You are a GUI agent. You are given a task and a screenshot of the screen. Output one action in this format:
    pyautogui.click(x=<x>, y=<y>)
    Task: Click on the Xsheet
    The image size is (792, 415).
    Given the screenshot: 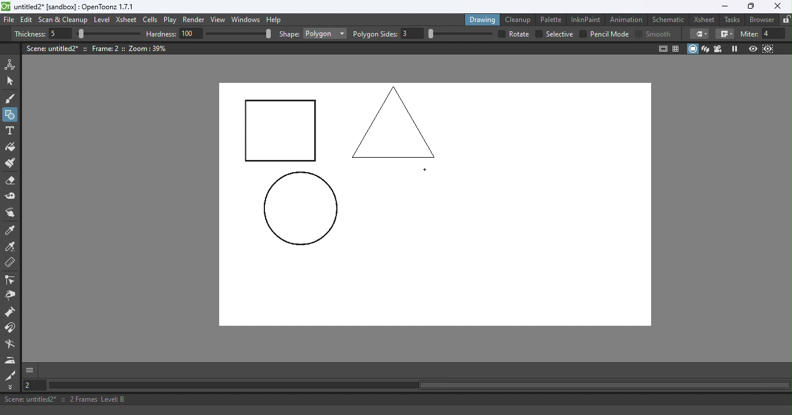 What is the action you would take?
    pyautogui.click(x=706, y=19)
    